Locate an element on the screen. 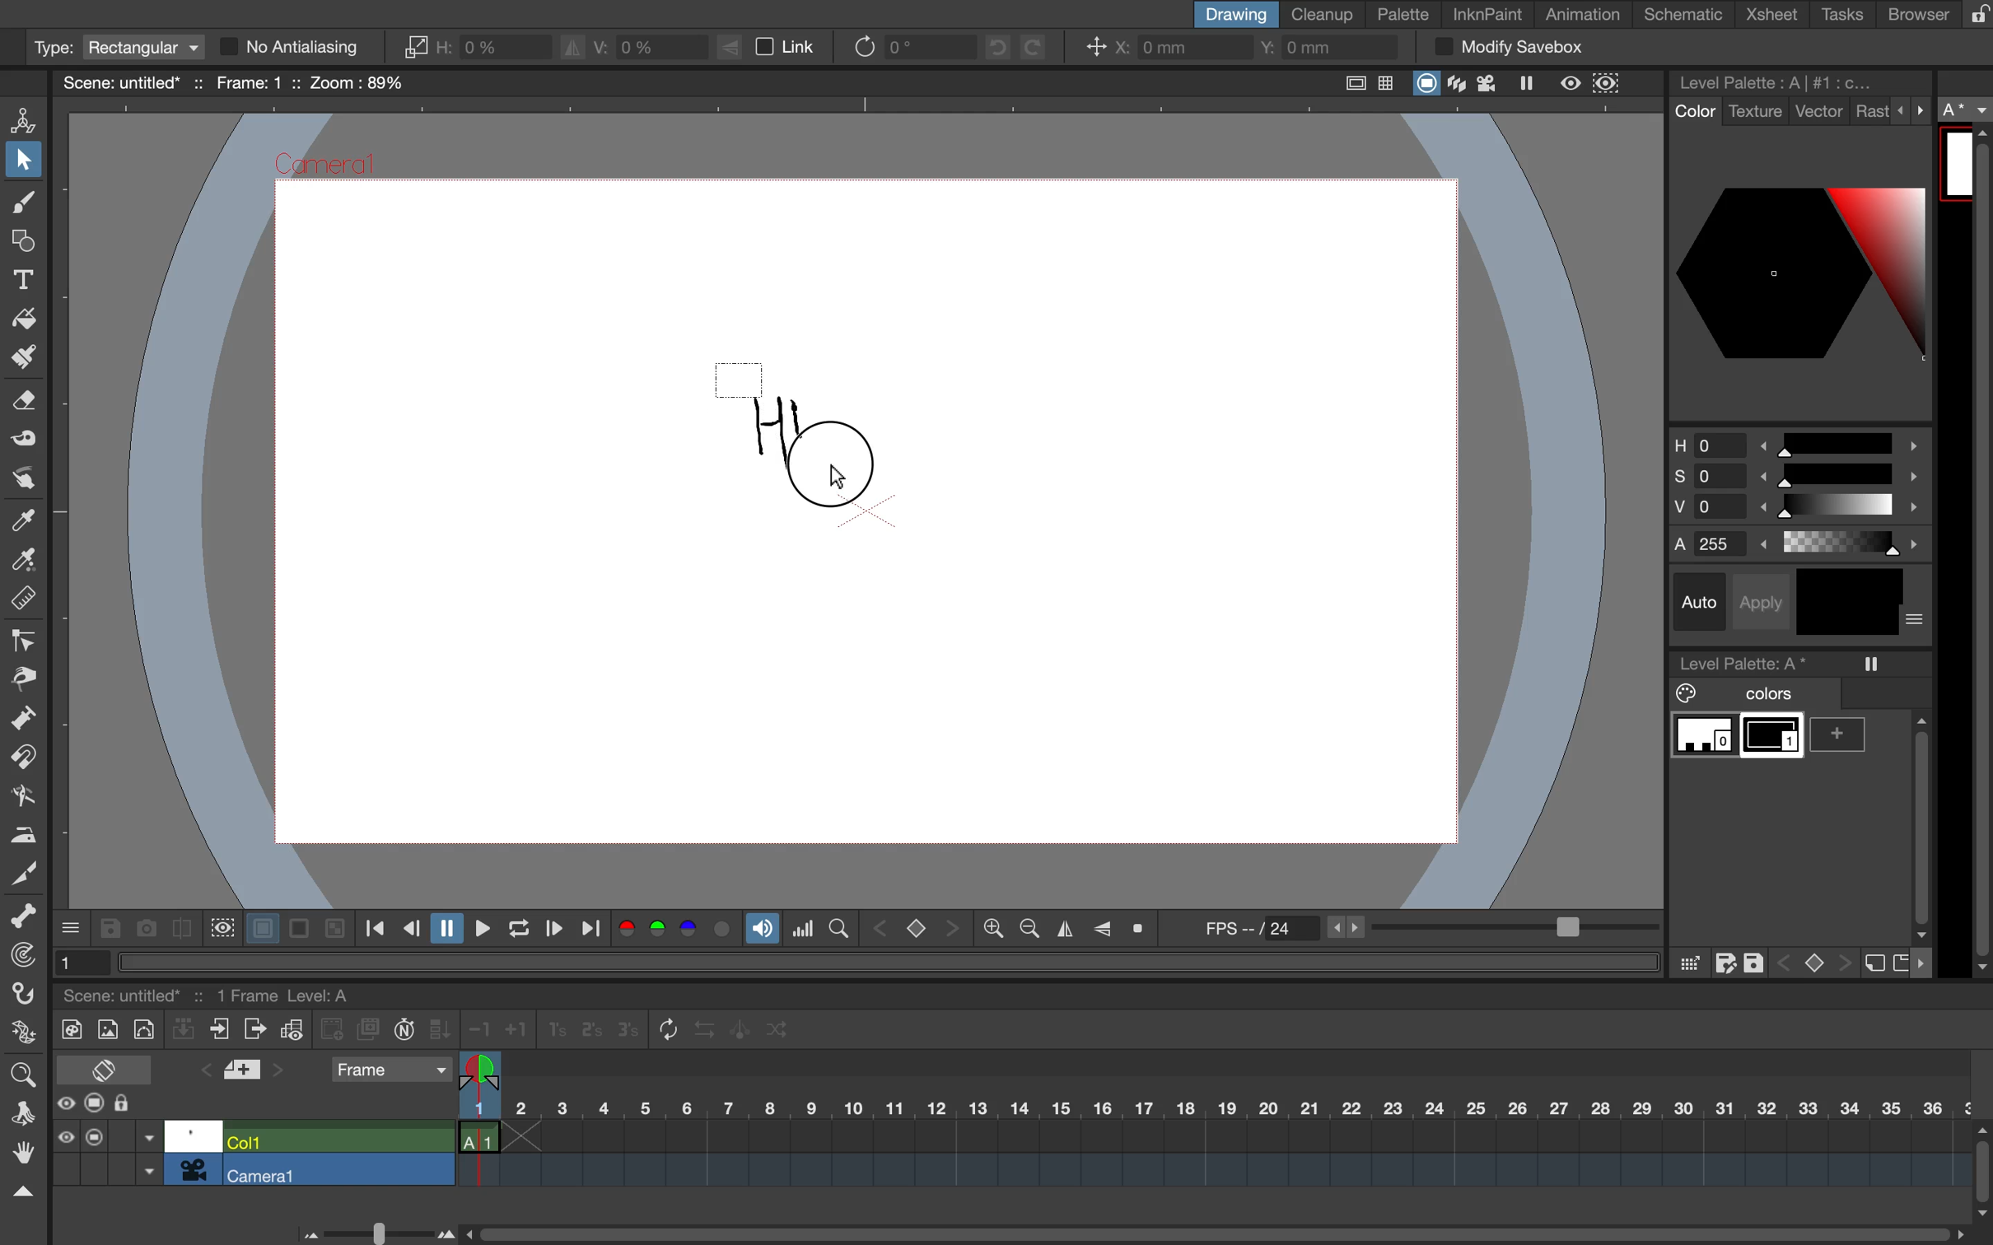 This screenshot has width=1993, height=1245. brush tool is located at coordinates (20, 205).